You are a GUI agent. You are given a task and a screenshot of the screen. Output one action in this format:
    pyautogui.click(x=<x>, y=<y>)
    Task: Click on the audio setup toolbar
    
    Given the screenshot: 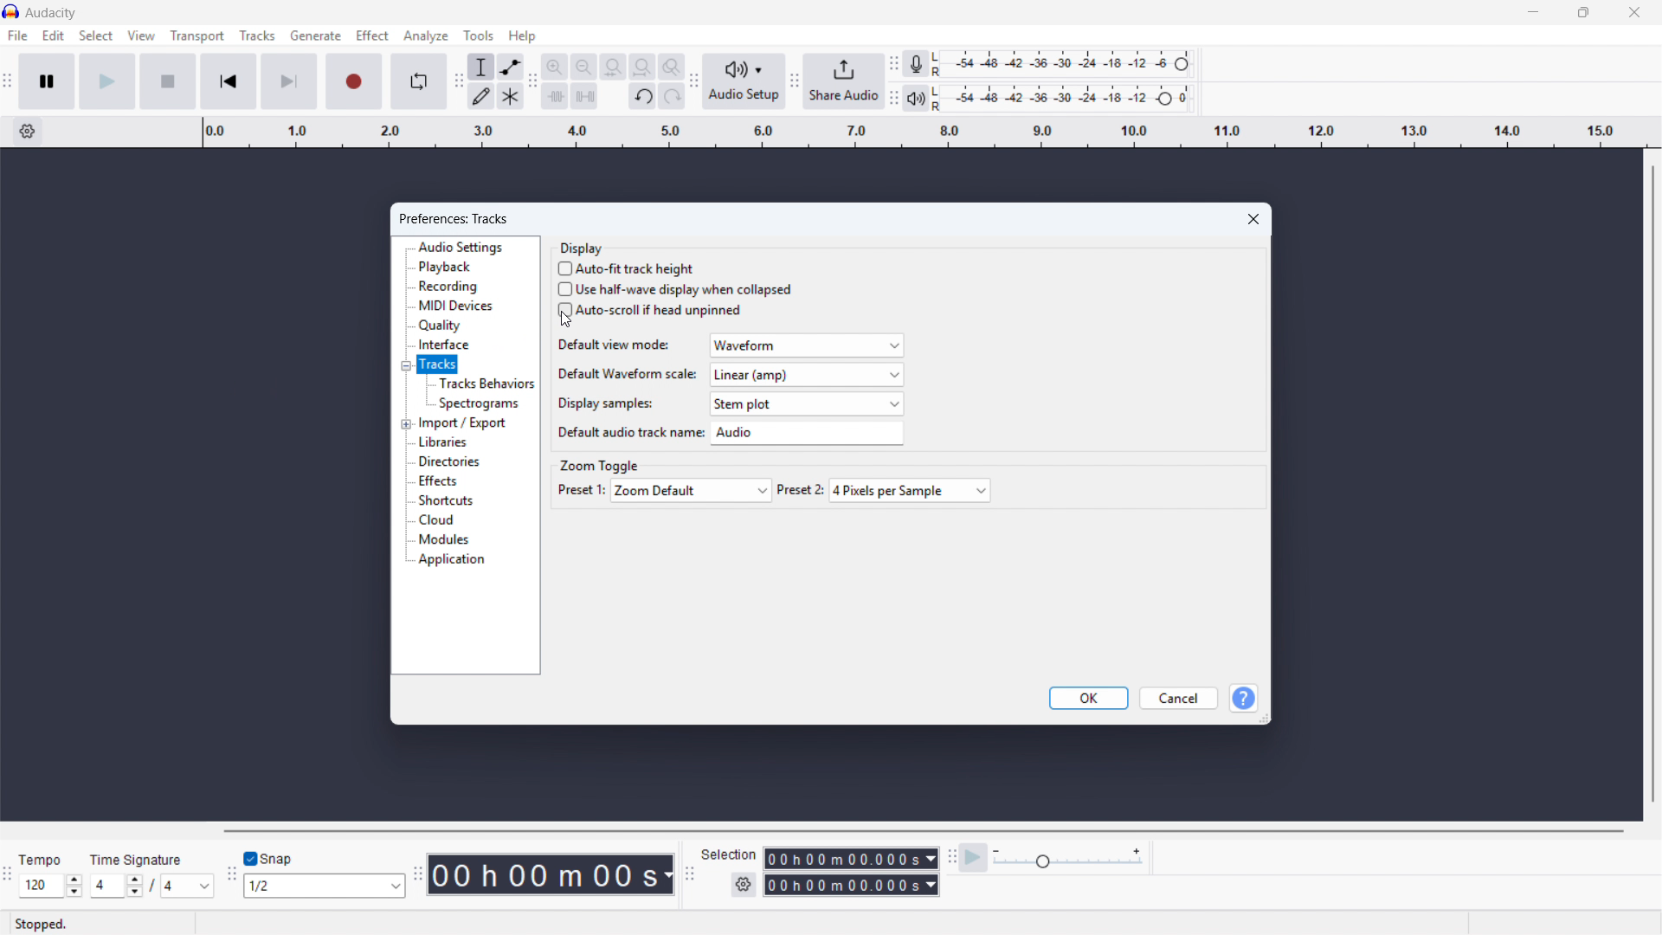 What is the action you would take?
    pyautogui.click(x=694, y=83)
    